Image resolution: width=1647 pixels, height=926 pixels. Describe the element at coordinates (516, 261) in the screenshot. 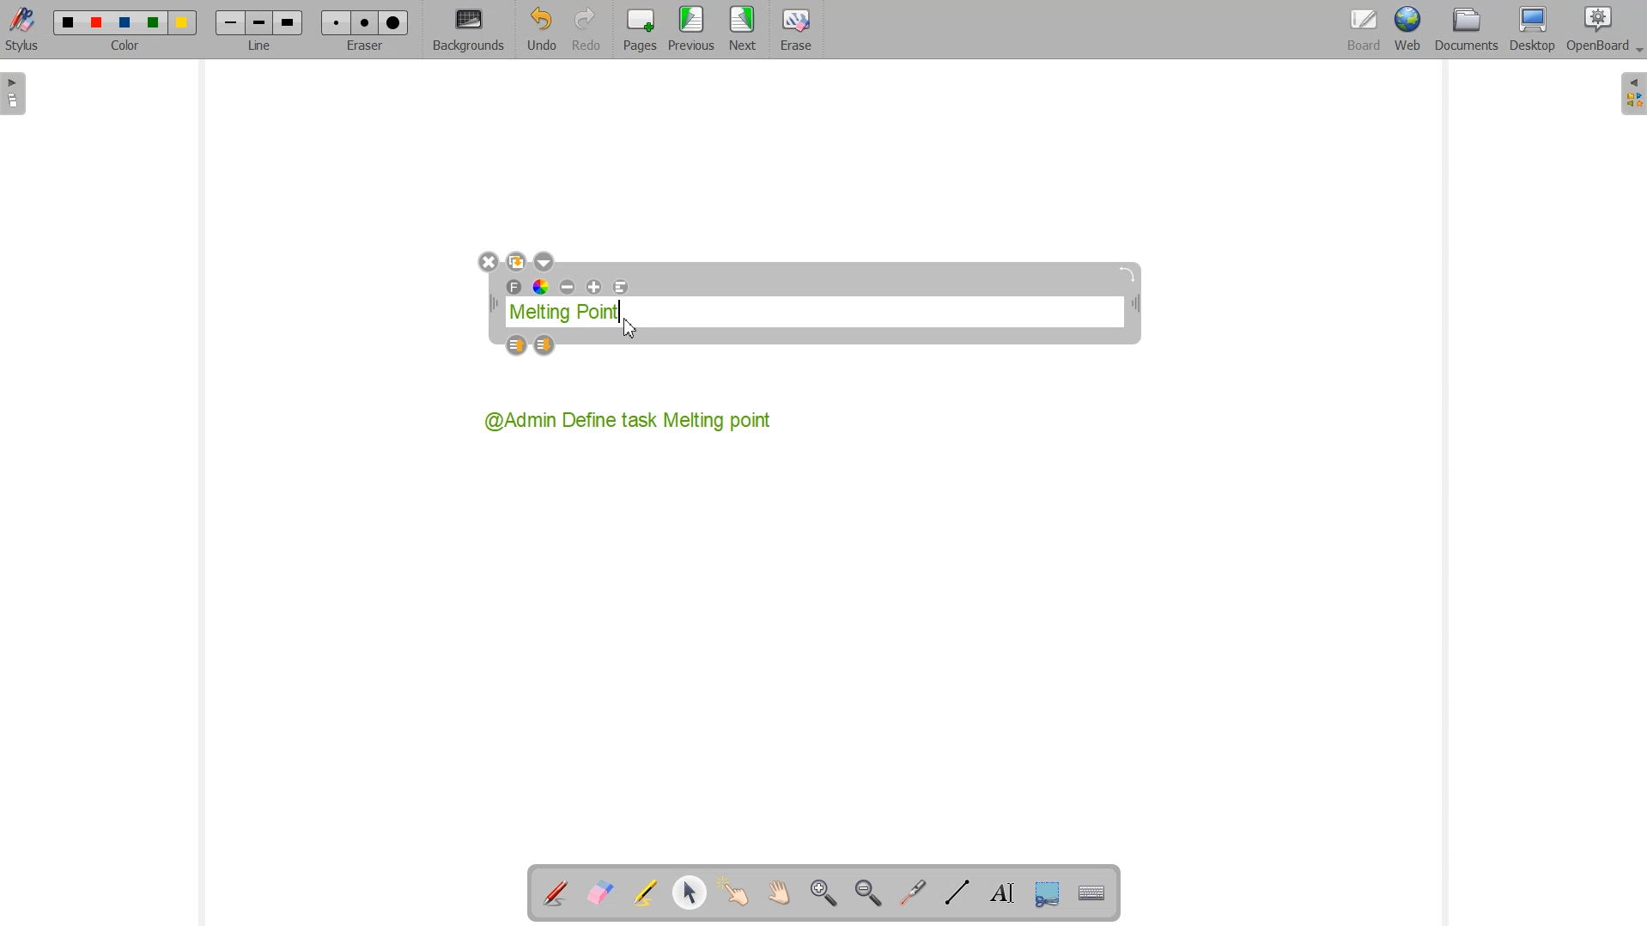

I see `Duplicate` at that location.